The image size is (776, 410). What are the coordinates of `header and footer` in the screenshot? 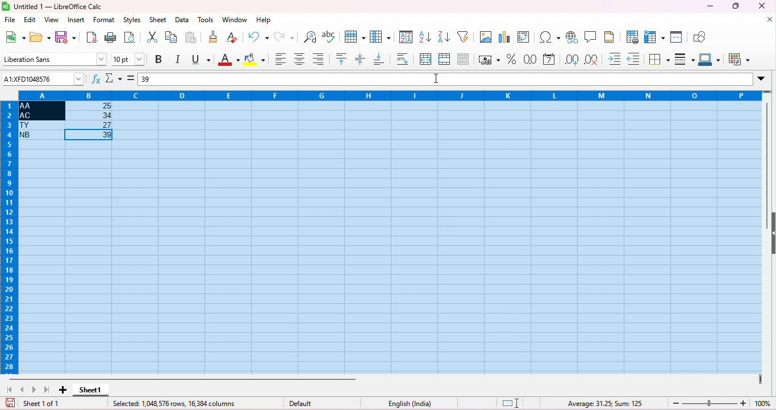 It's located at (610, 36).